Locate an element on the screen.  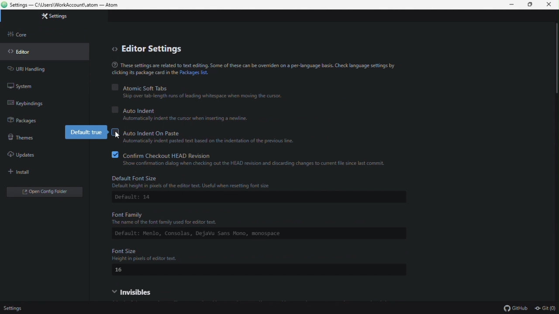
Default: 14 is located at coordinates (138, 198).